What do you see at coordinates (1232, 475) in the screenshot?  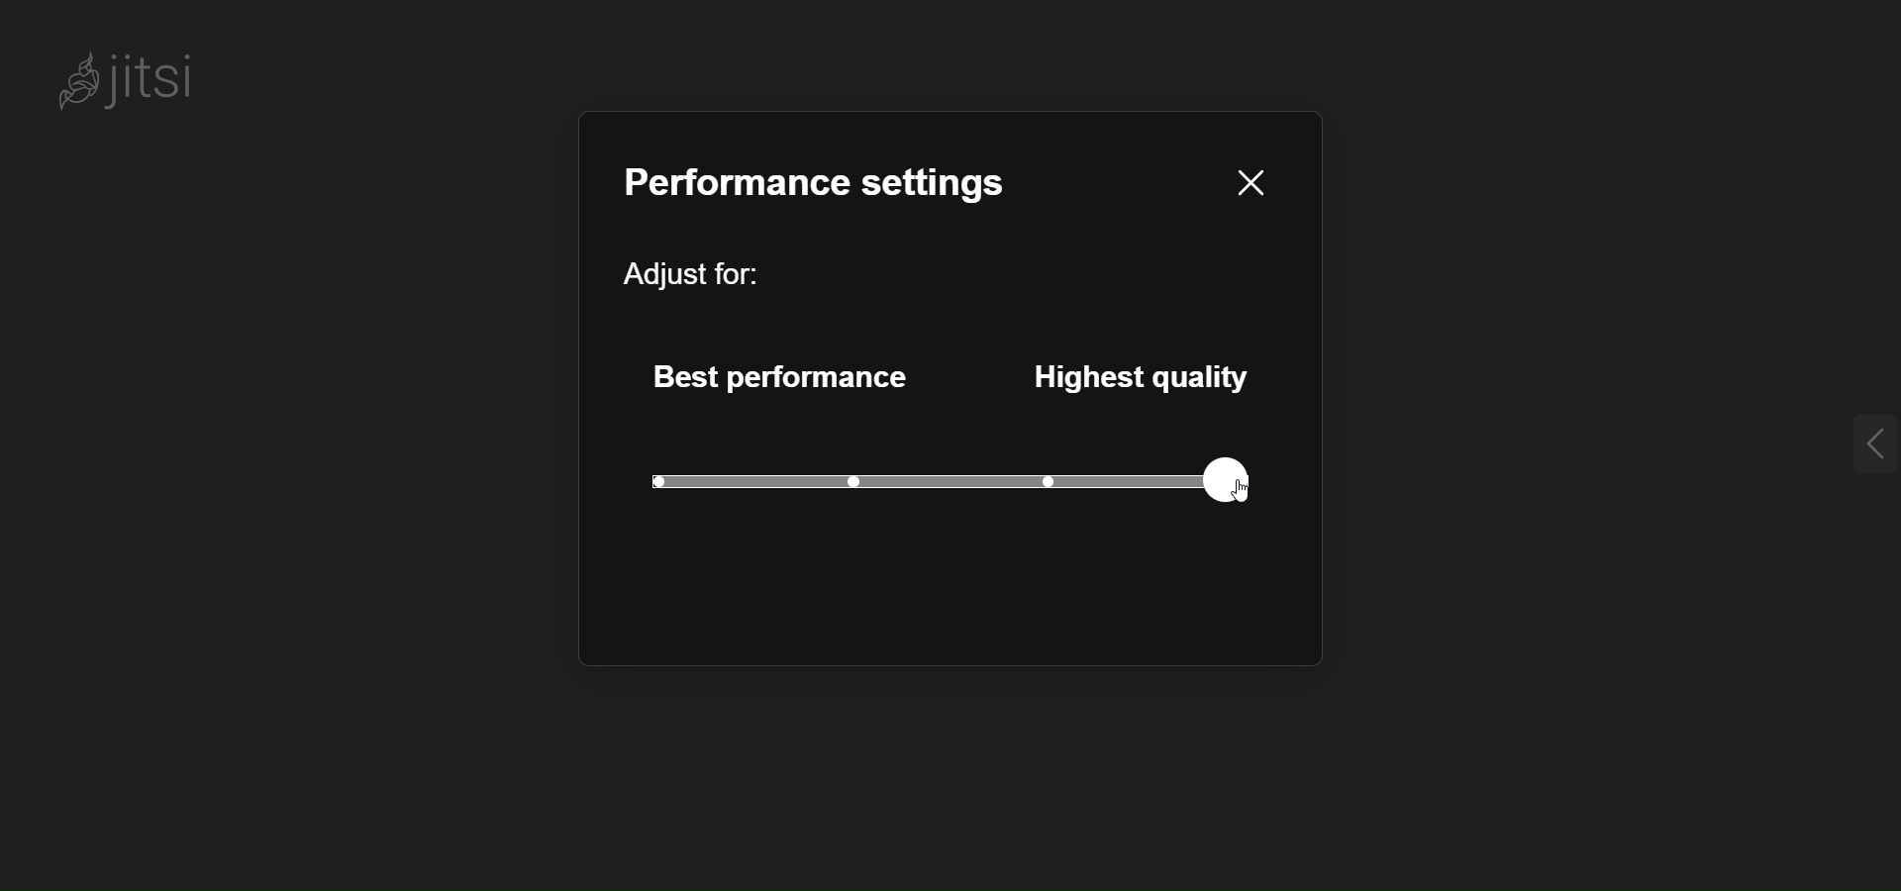 I see `set quality to highest quality` at bounding box center [1232, 475].